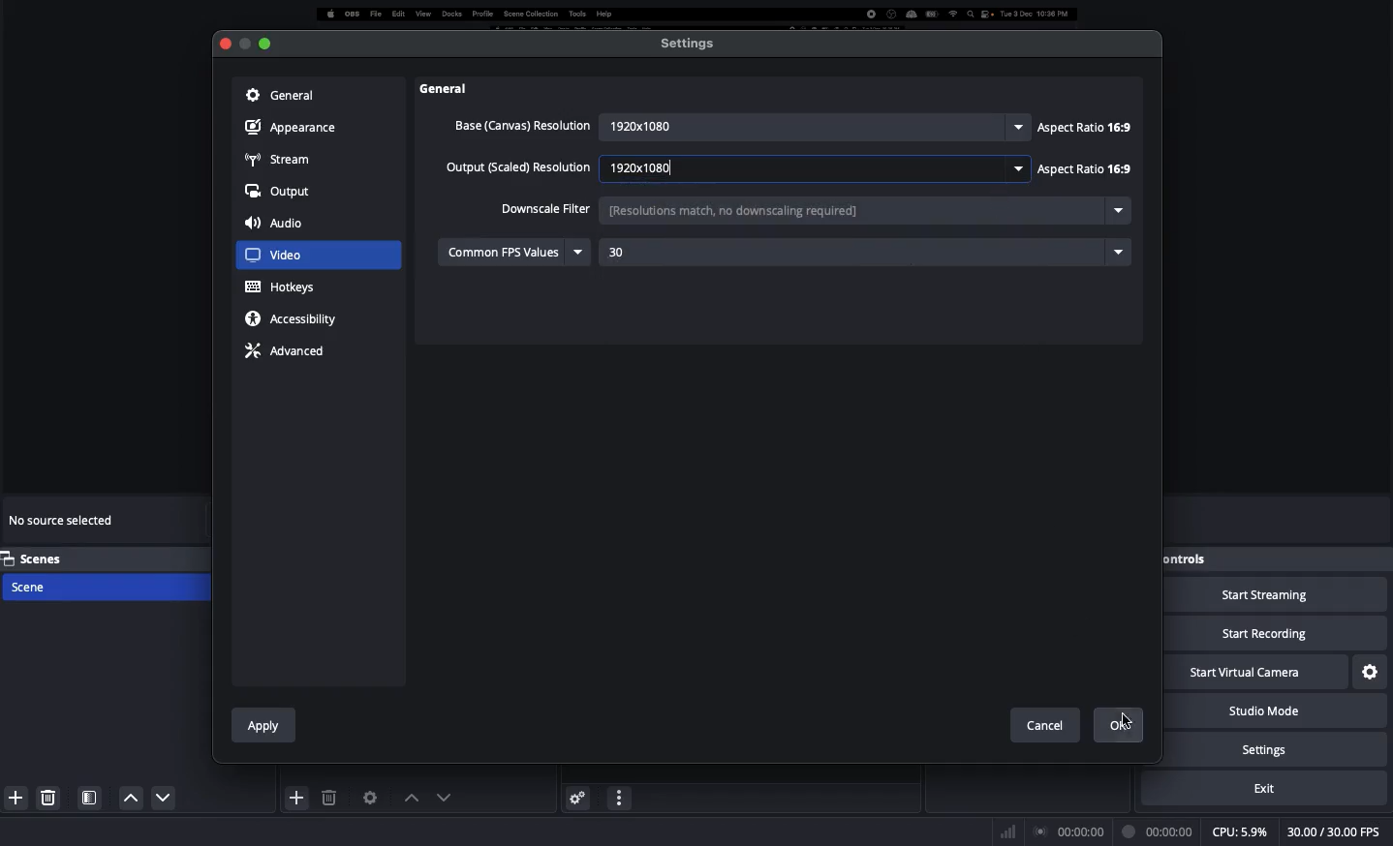 This screenshot has width=1393, height=846. What do you see at coordinates (13, 796) in the screenshot?
I see `Add` at bounding box center [13, 796].